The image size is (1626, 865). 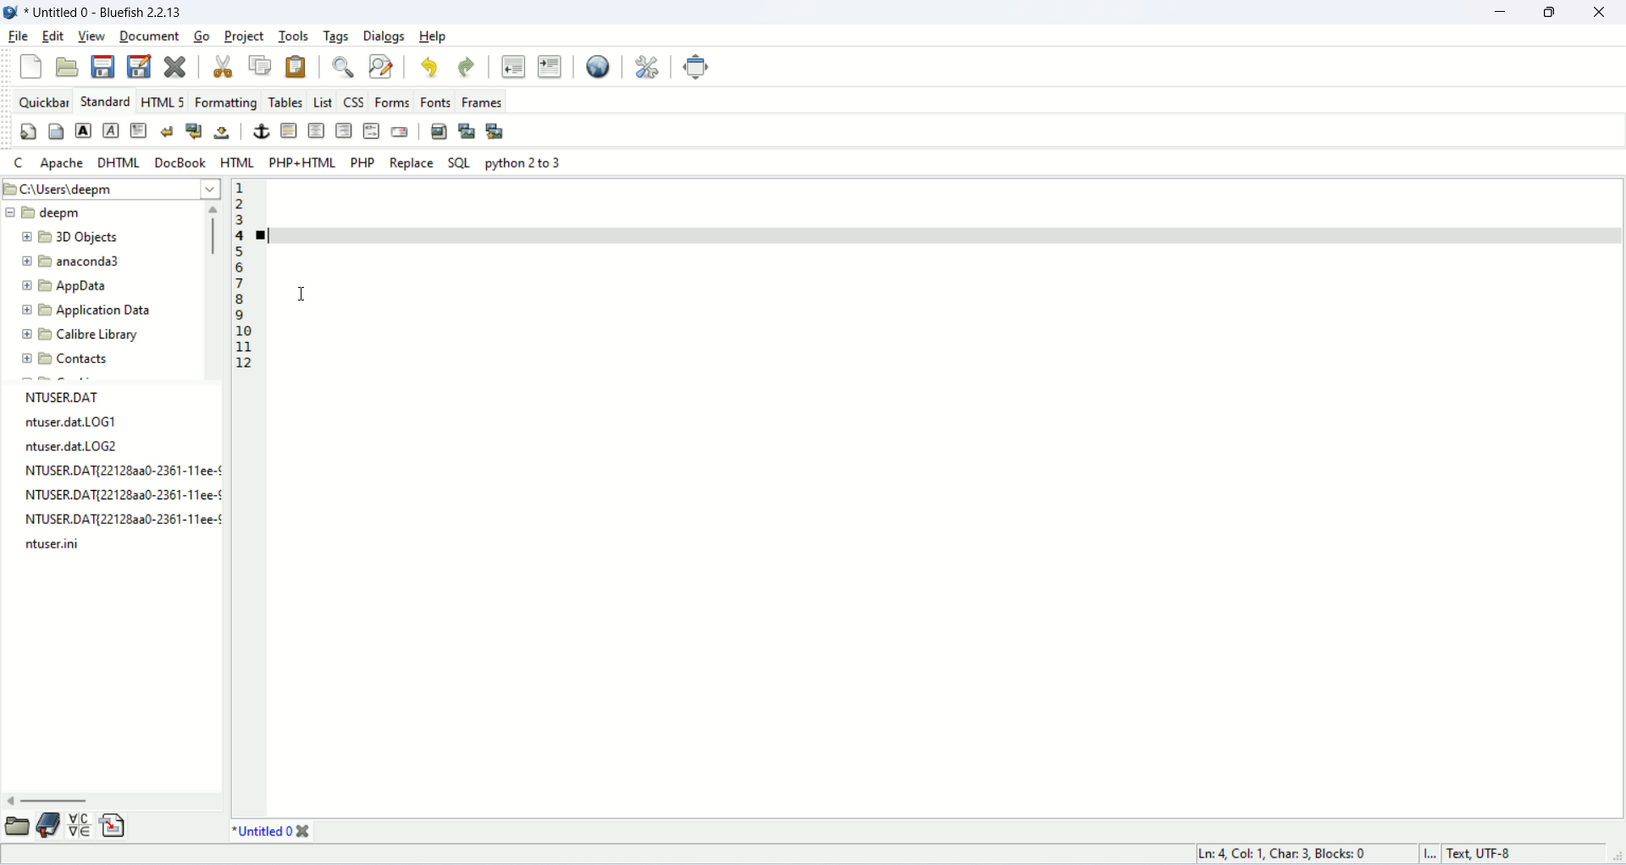 I want to click on PHP+HTML, so click(x=303, y=163).